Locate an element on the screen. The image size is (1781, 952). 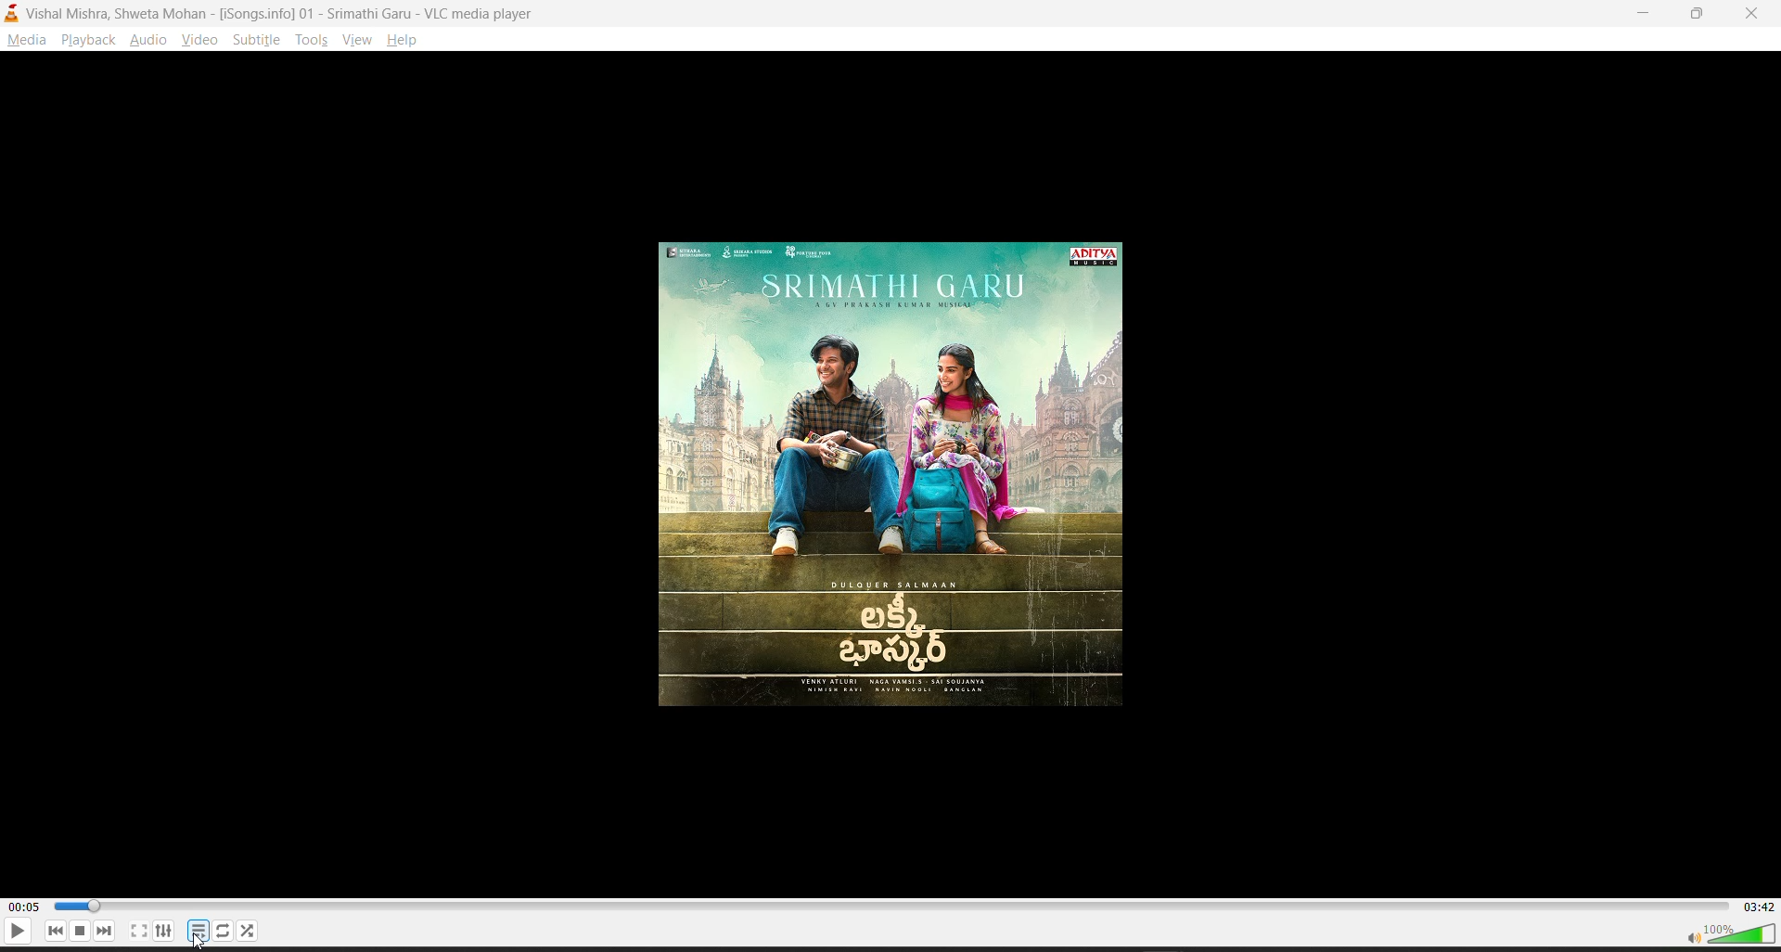
stop is located at coordinates (81, 933).